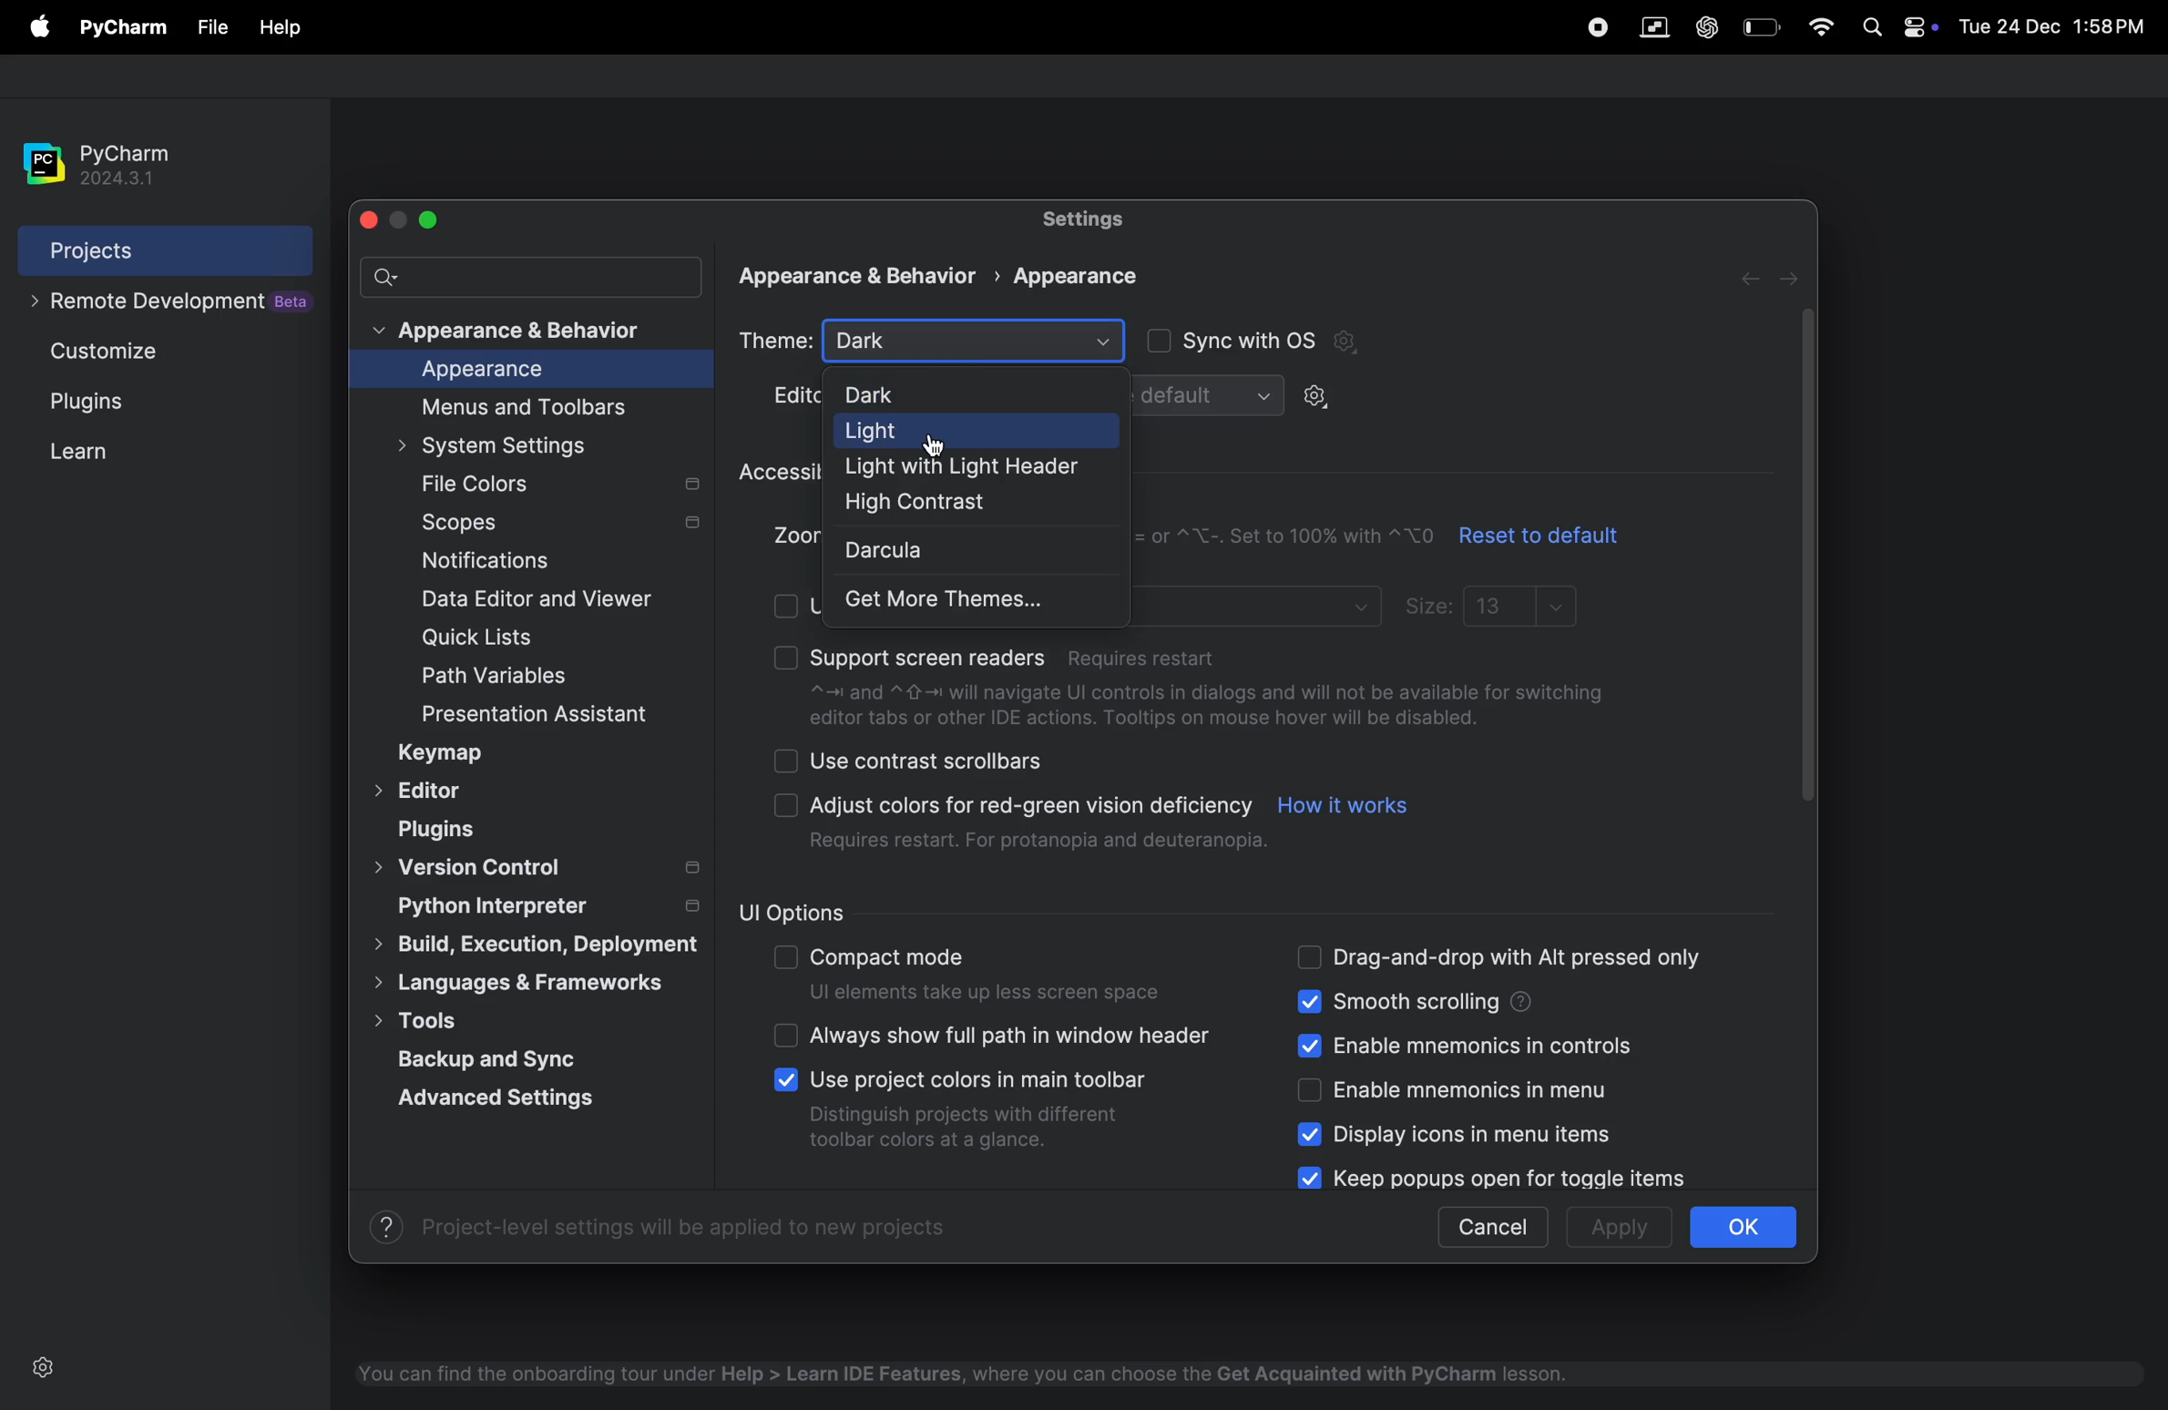  I want to click on Edit, so click(780, 394).